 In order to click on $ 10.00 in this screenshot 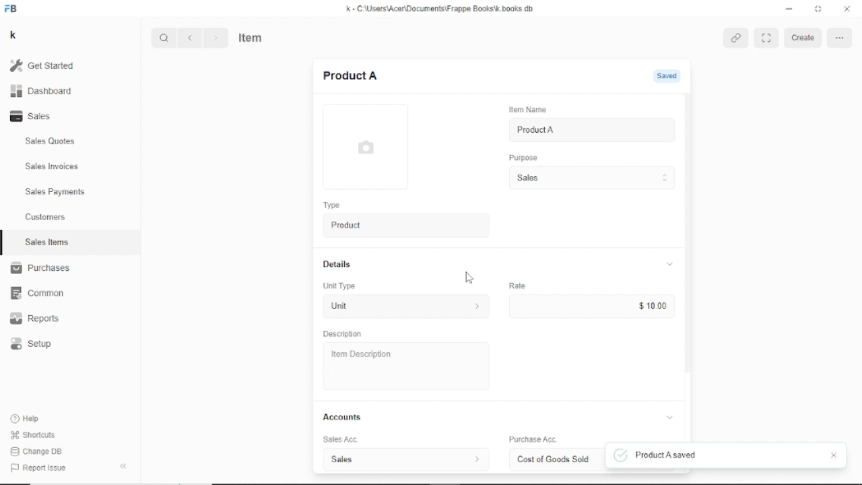, I will do `click(652, 306)`.